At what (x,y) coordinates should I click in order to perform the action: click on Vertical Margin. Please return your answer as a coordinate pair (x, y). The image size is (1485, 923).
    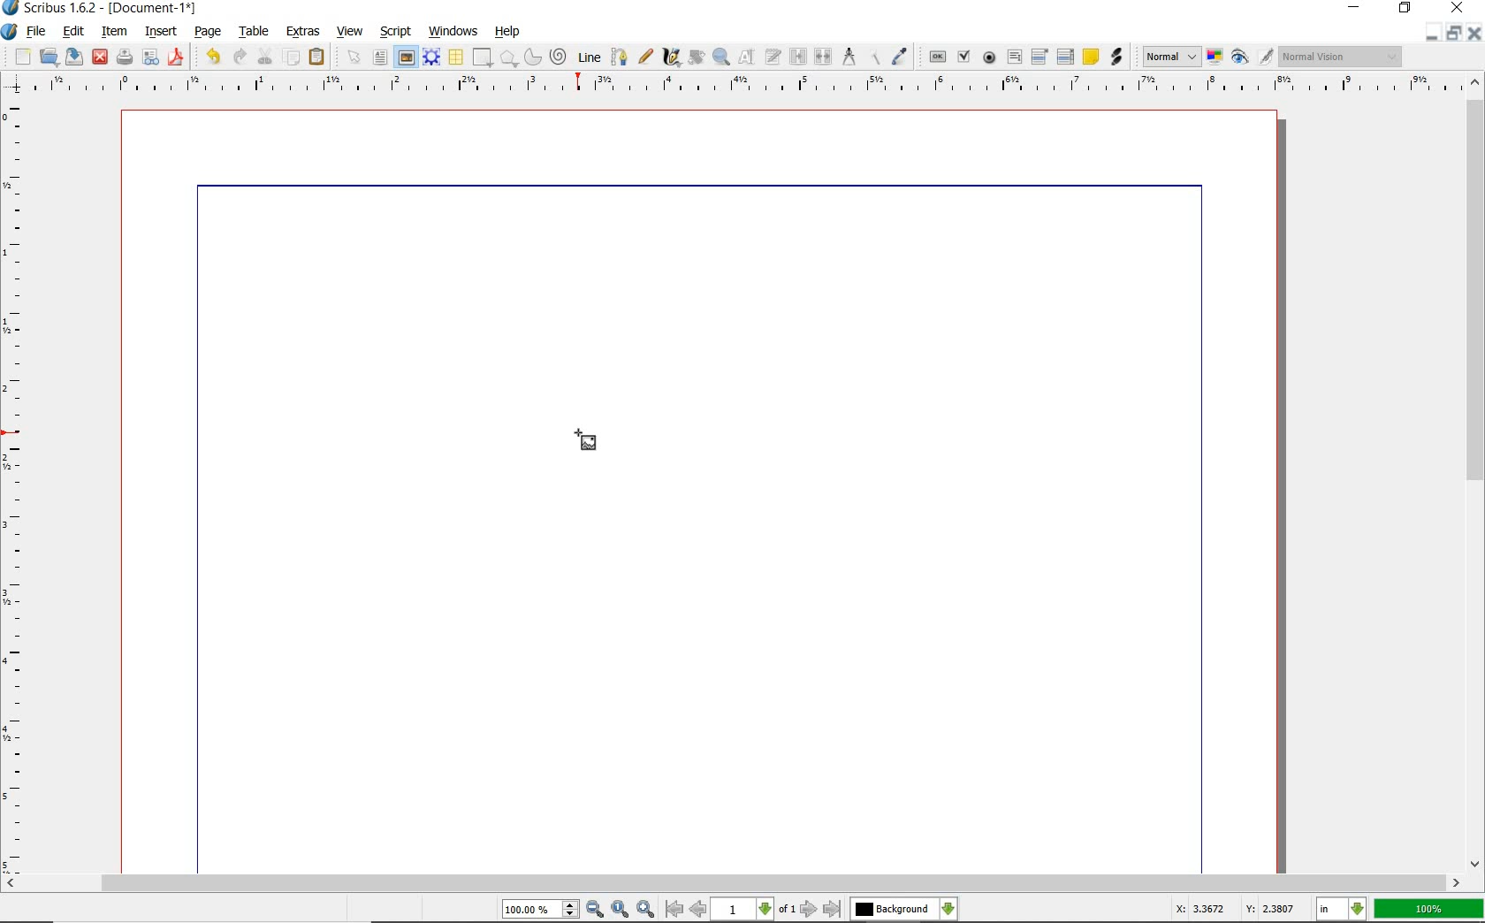
    Looking at the image, I should click on (17, 485).